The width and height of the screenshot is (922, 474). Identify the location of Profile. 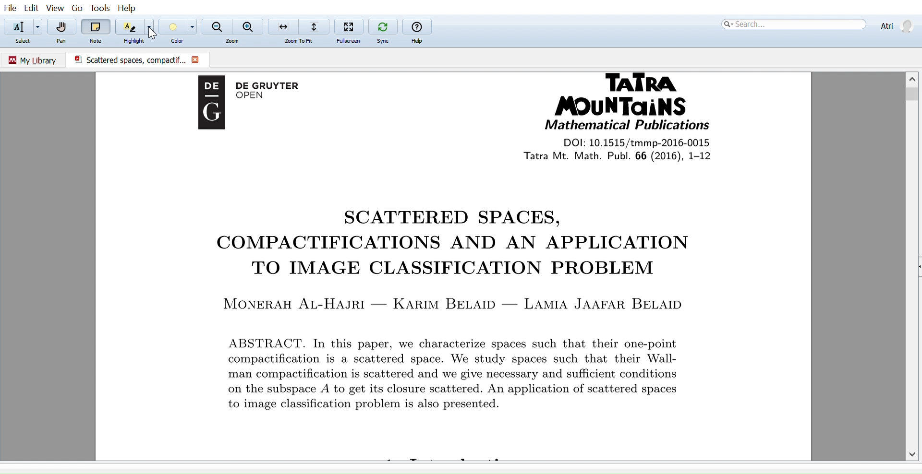
(895, 25).